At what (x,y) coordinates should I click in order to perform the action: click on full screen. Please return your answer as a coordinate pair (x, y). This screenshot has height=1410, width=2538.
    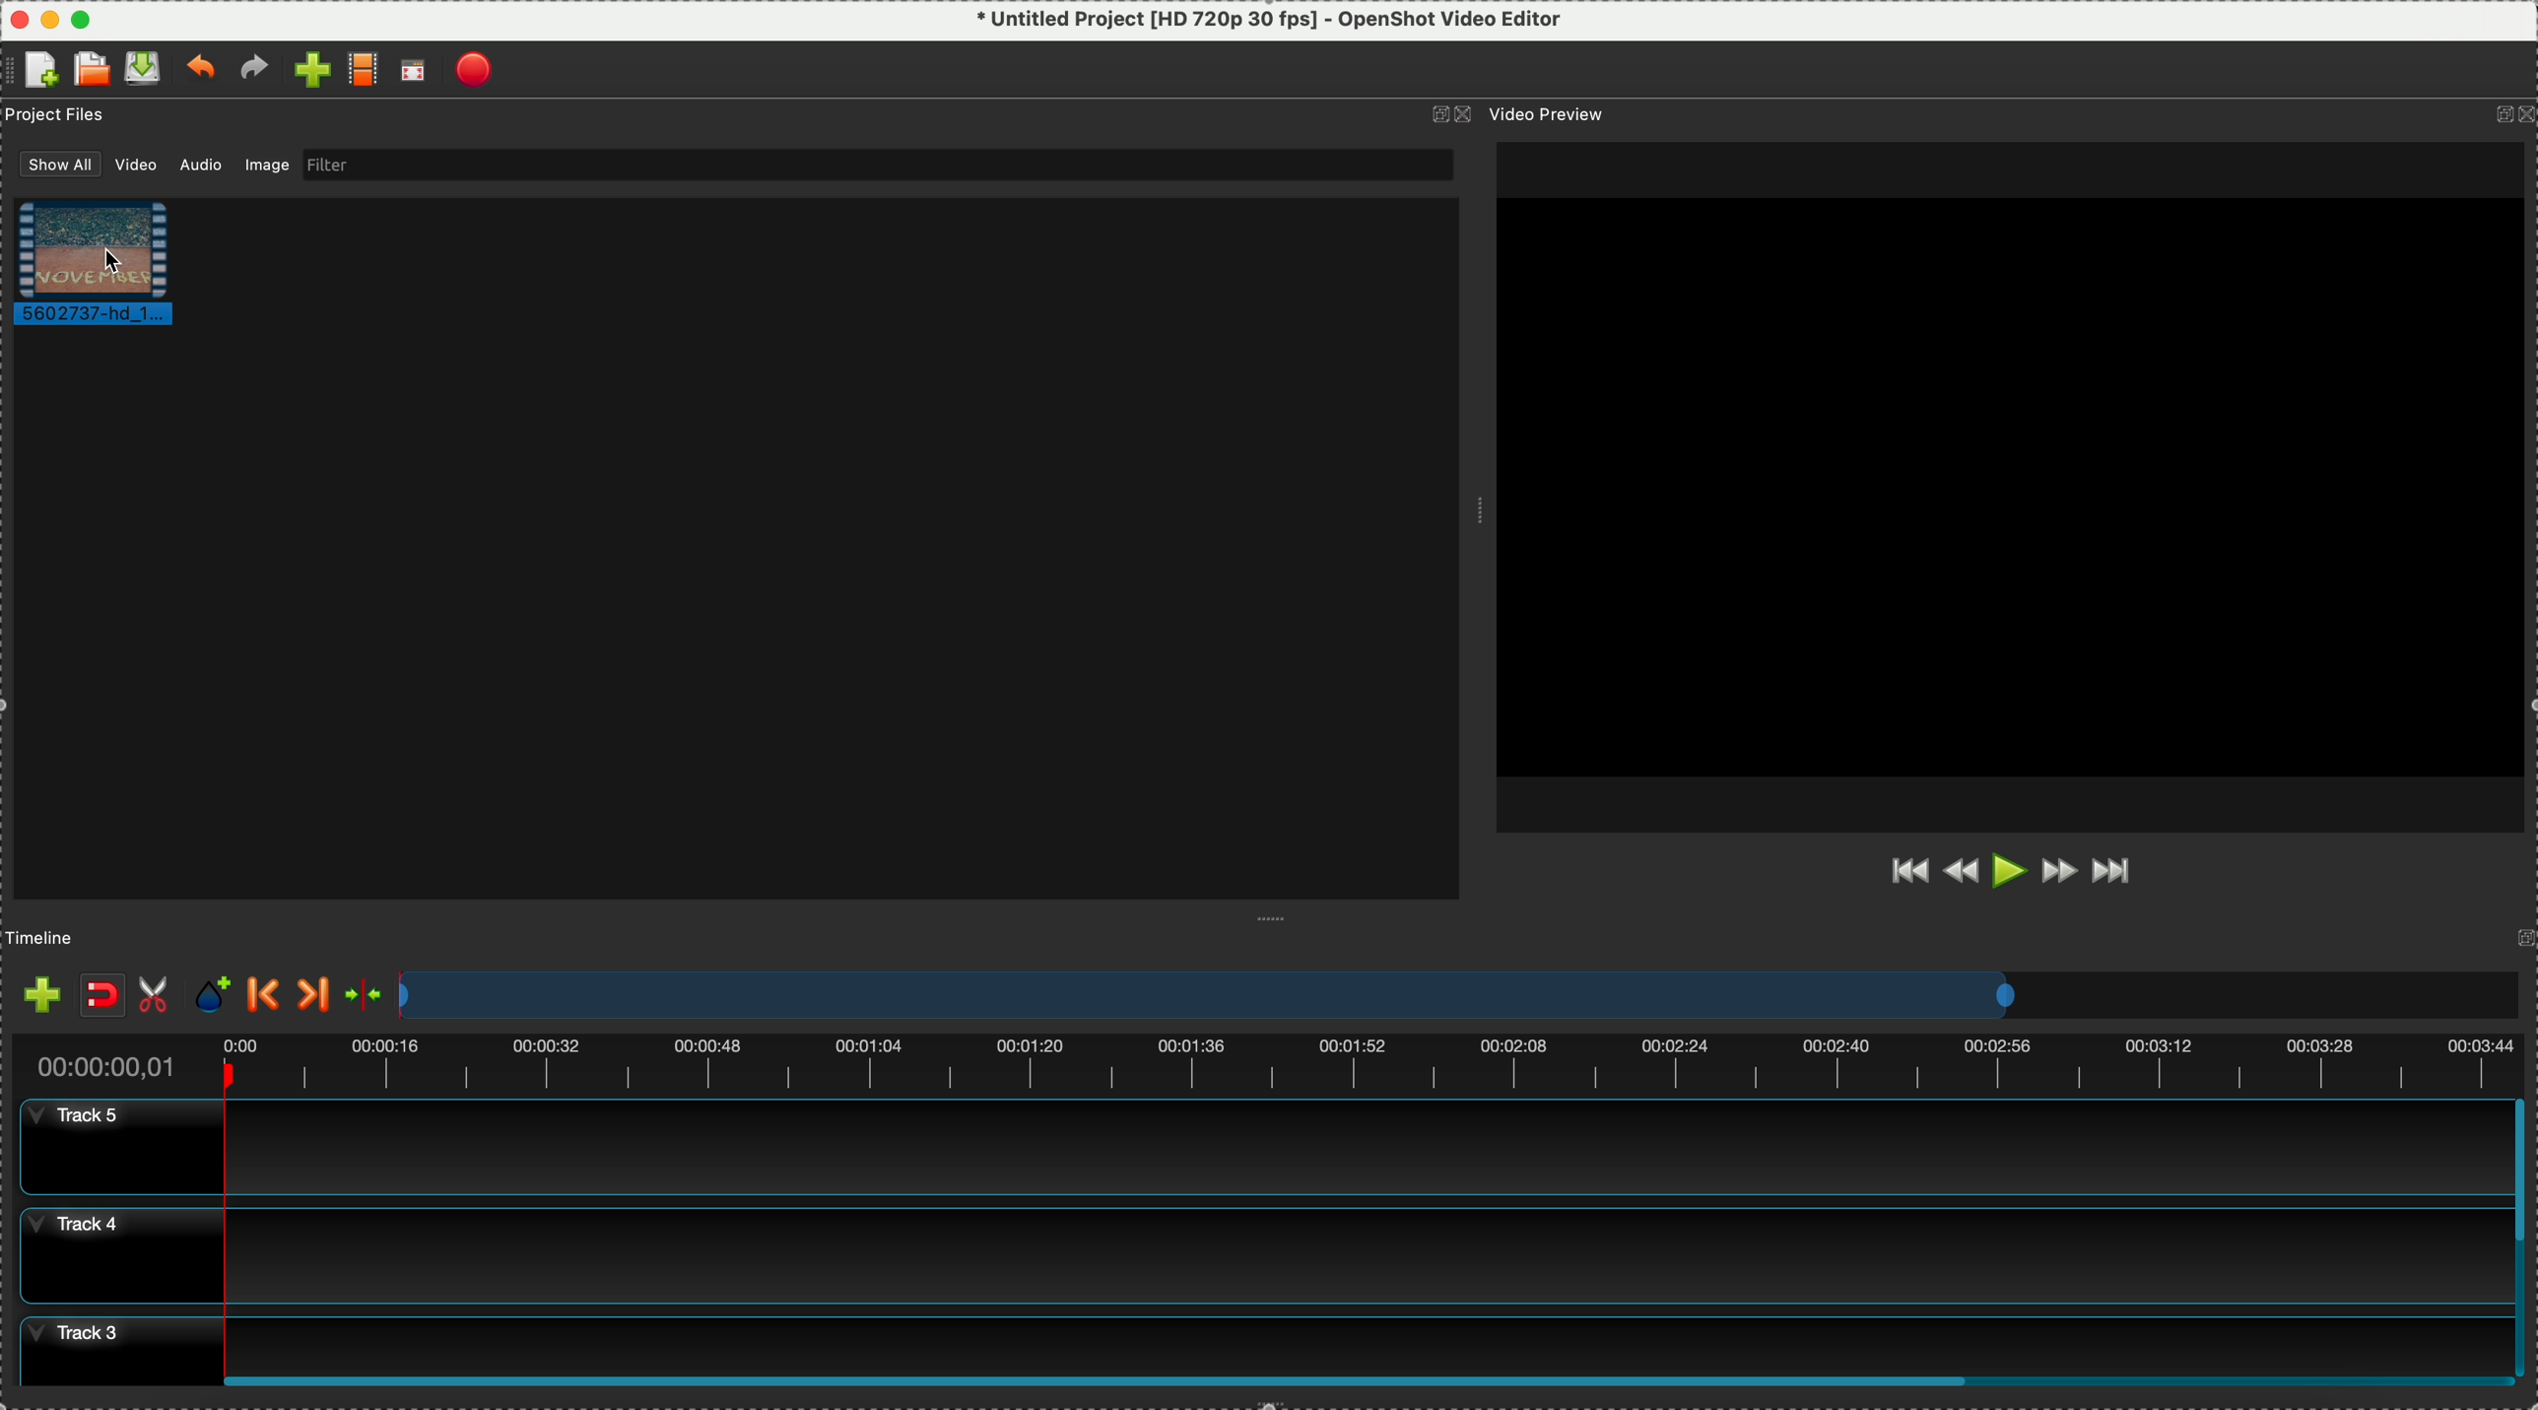
    Looking at the image, I should click on (416, 72).